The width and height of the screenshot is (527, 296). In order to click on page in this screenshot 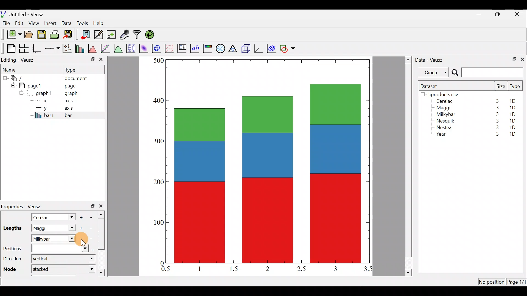, I will do `click(70, 86)`.